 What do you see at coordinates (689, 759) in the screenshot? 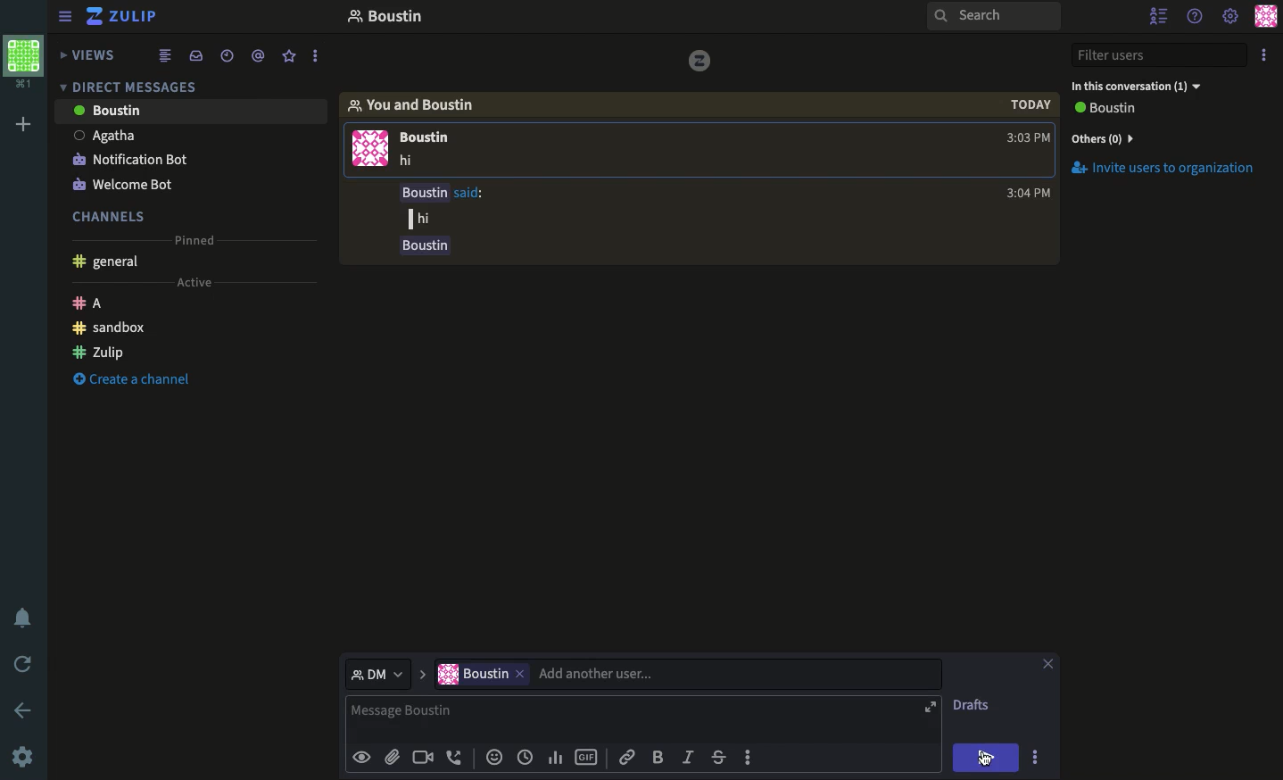
I see `Italics` at bounding box center [689, 759].